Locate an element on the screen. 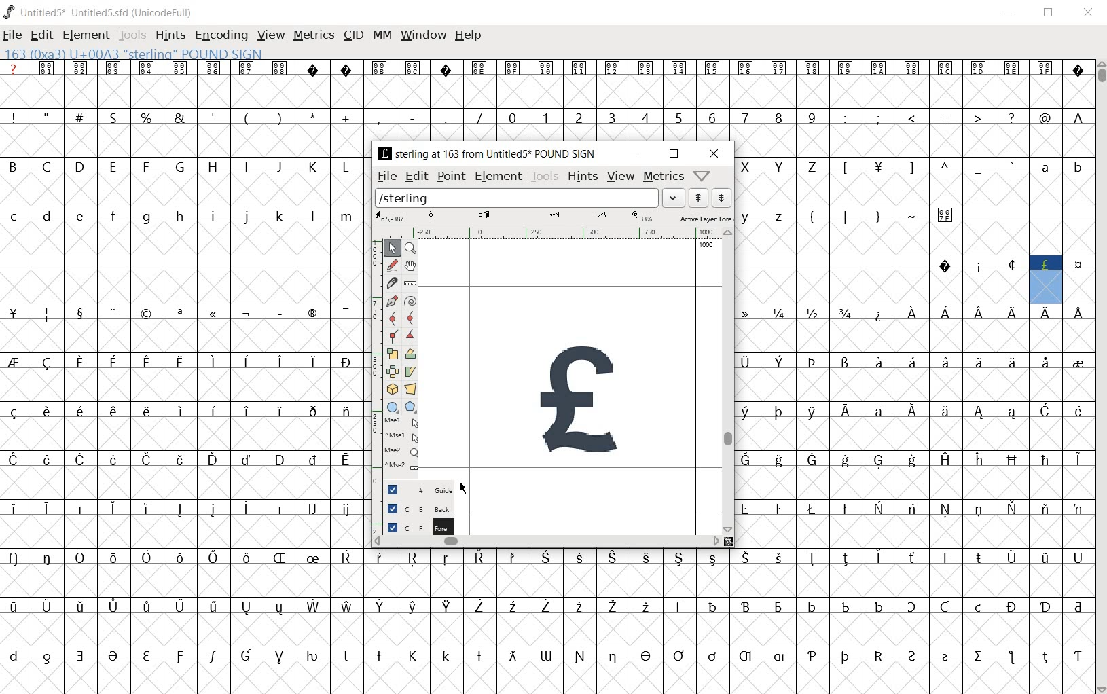 The image size is (1107, 694). show the previous word list is located at coordinates (700, 198).